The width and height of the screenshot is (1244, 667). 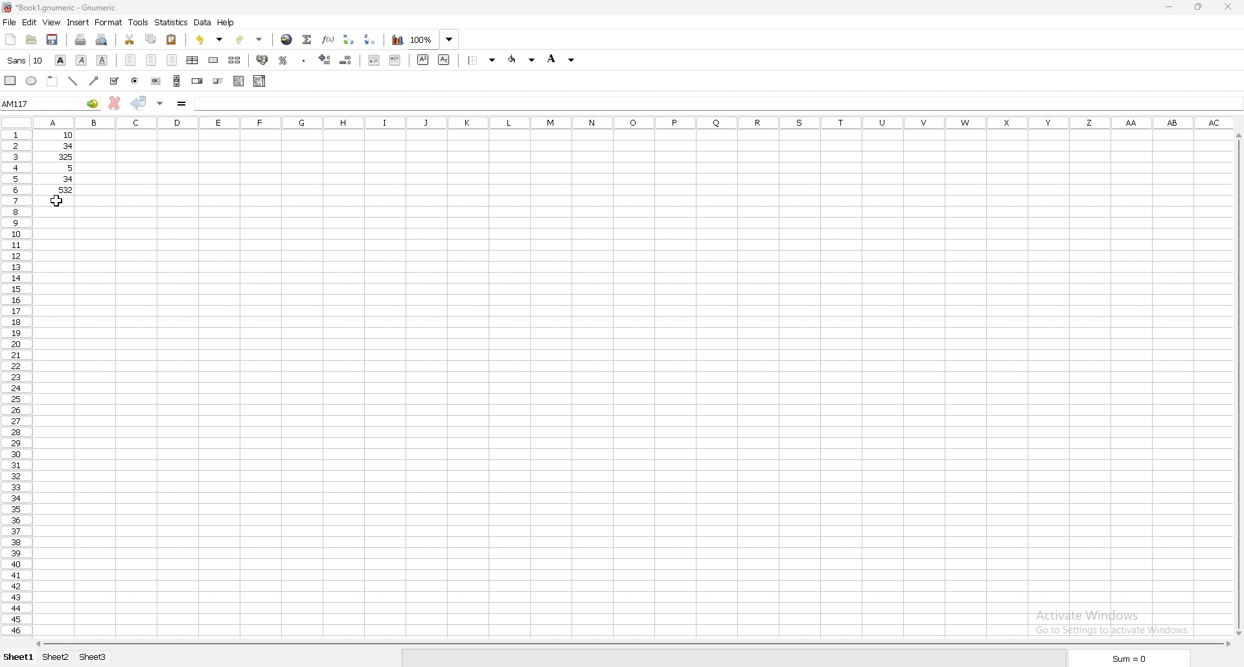 What do you see at coordinates (81, 39) in the screenshot?
I see `print` at bounding box center [81, 39].